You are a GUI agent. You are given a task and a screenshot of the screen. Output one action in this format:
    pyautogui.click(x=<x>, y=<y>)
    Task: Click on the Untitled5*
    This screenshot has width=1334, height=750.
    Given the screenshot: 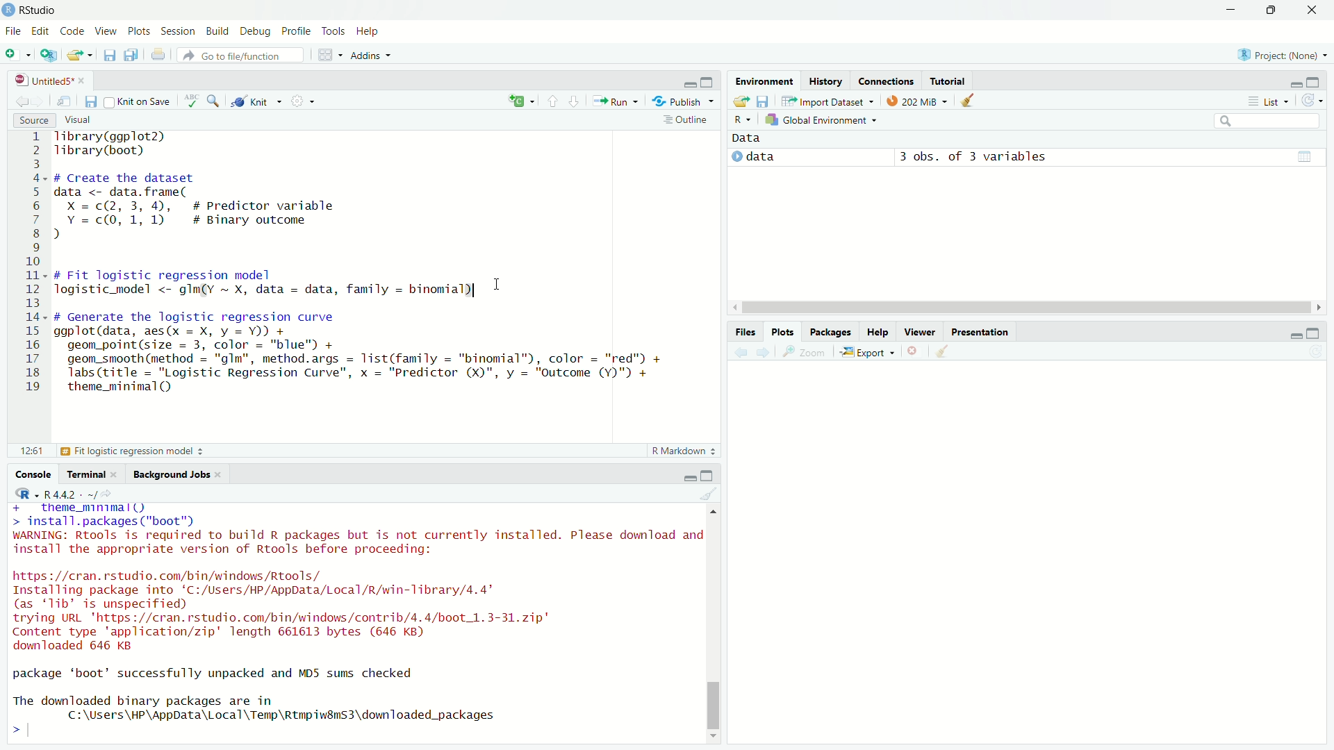 What is the action you would take?
    pyautogui.click(x=43, y=81)
    